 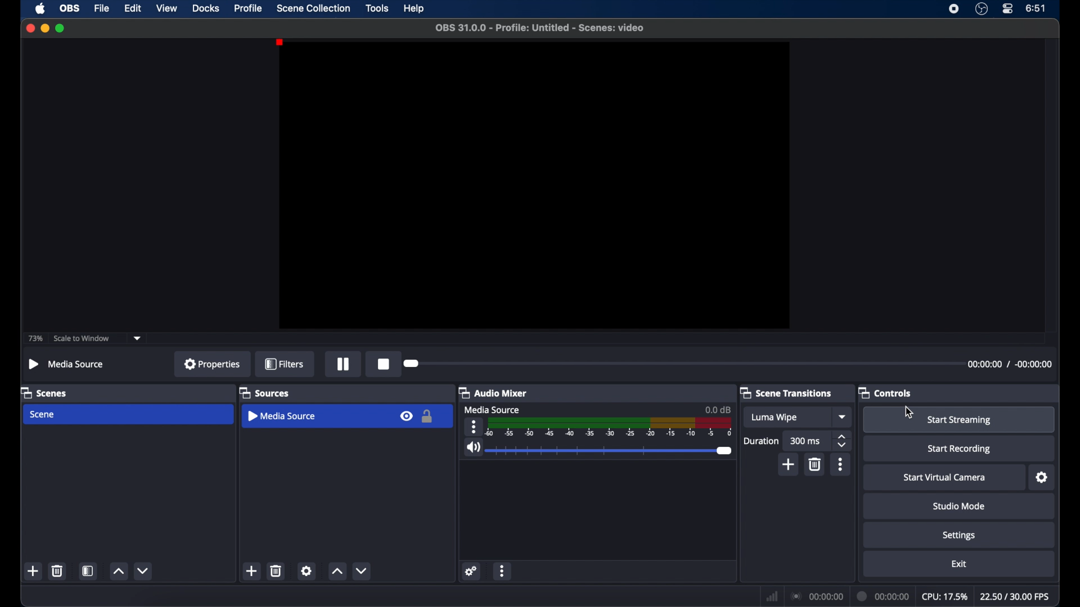 What do you see at coordinates (137, 337) in the screenshot?
I see `dropdown` at bounding box center [137, 337].